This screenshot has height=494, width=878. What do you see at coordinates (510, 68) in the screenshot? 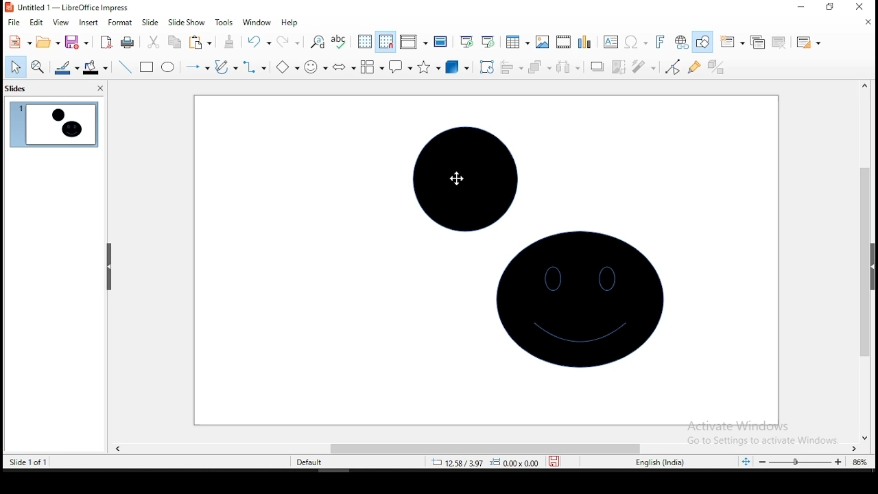
I see `align objects` at bounding box center [510, 68].